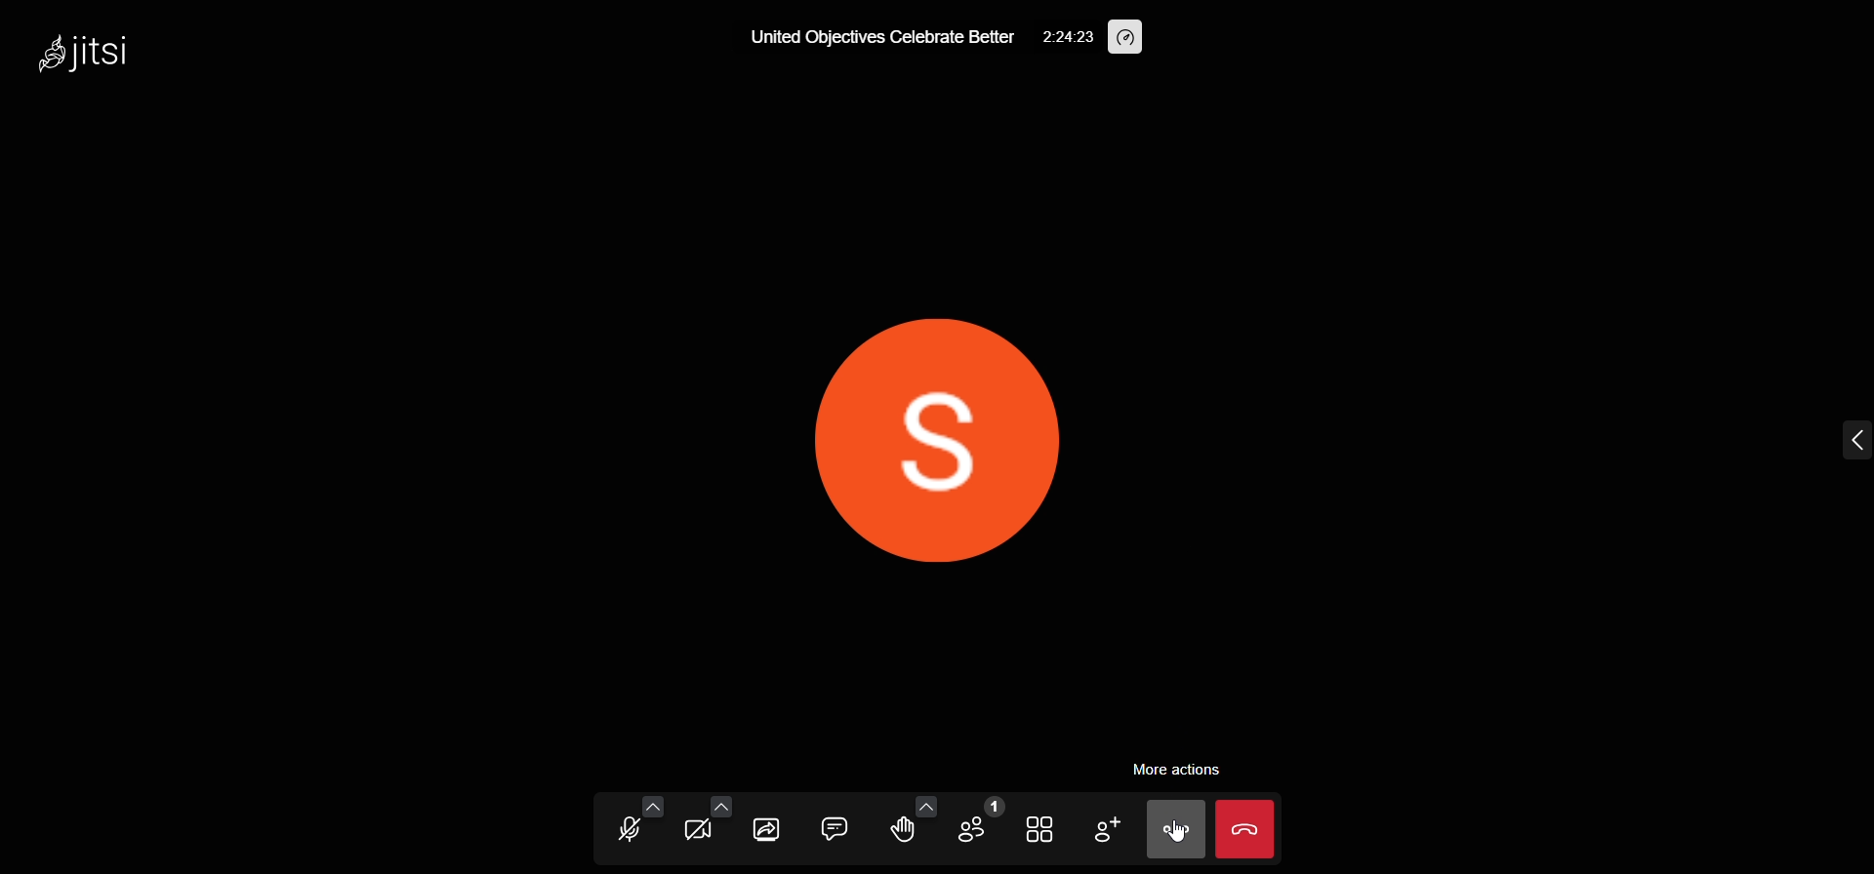  Describe the element at coordinates (1851, 439) in the screenshot. I see `expand` at that location.